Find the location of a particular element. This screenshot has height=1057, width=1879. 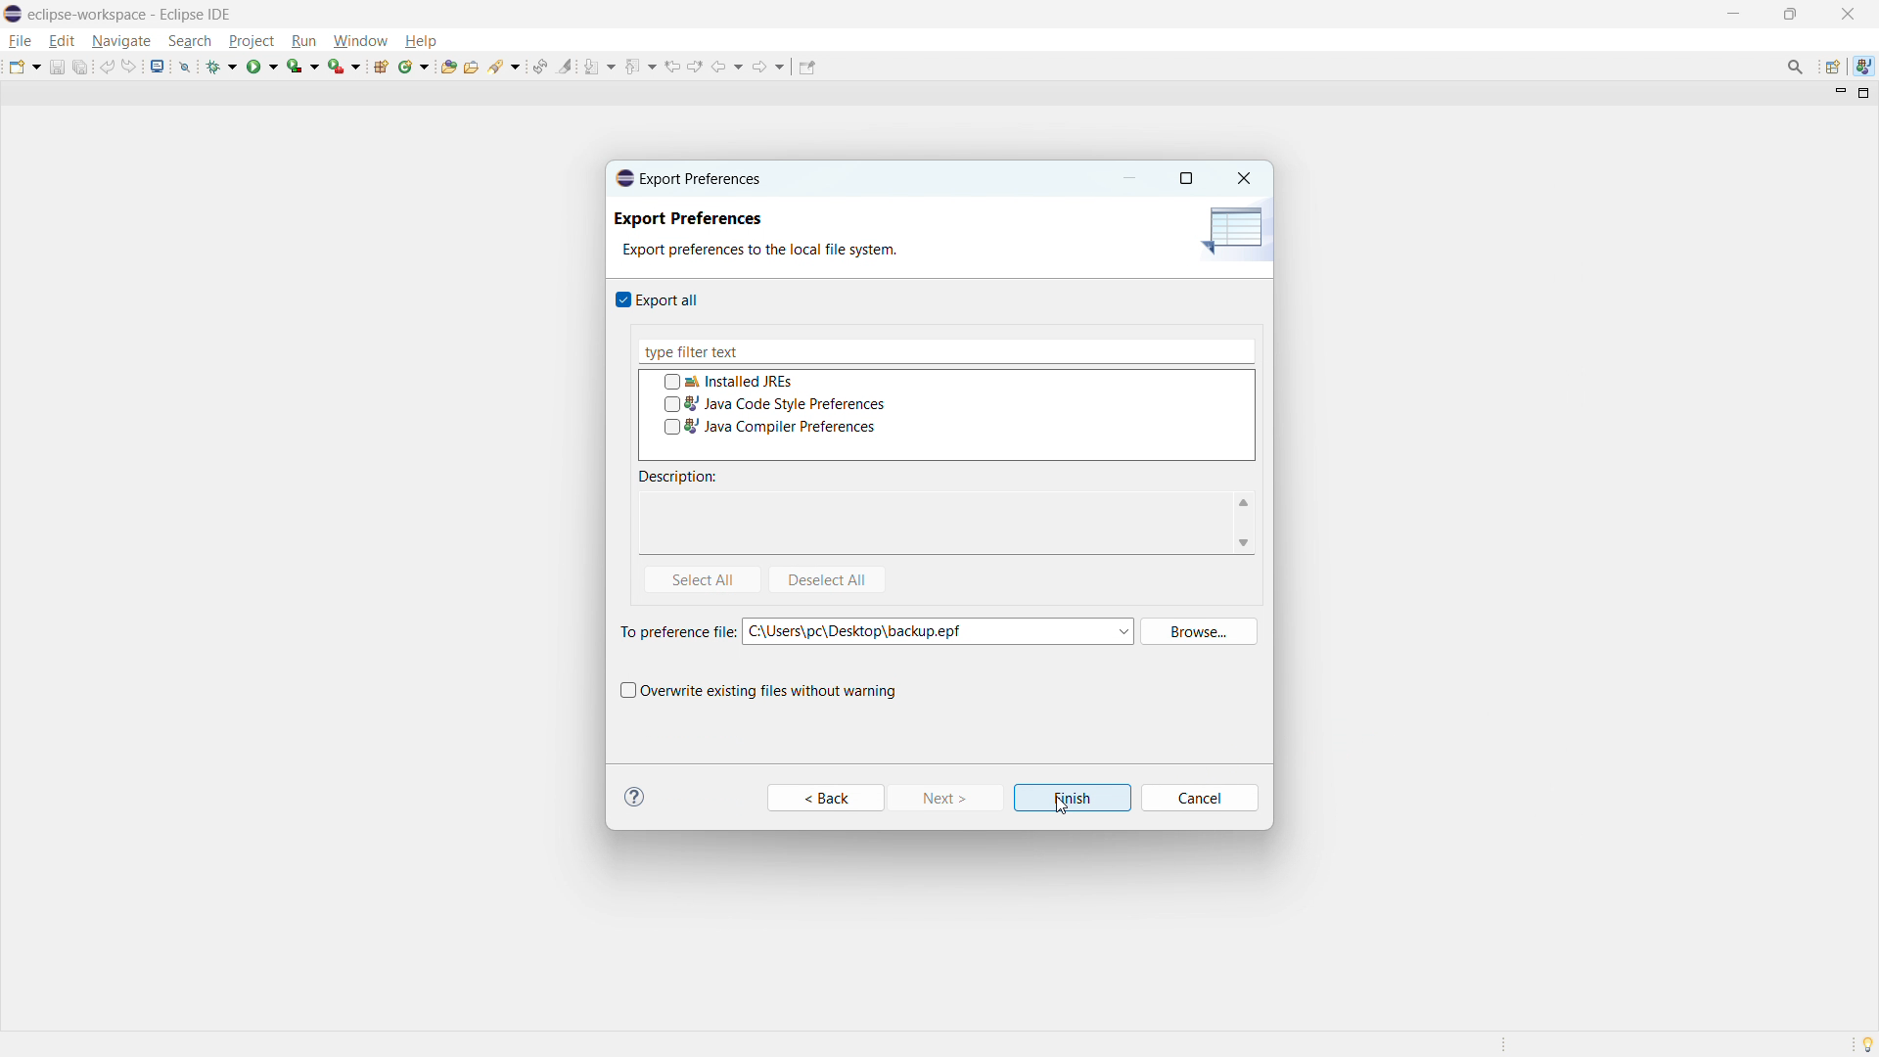

Cancel is located at coordinates (1202, 798).